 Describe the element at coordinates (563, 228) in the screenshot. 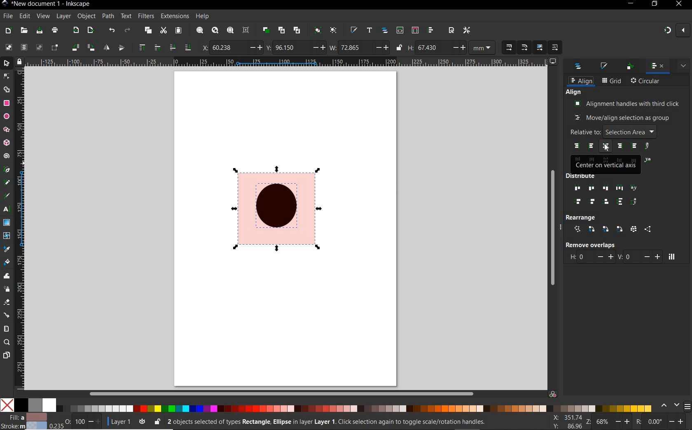

I see `hide` at that location.